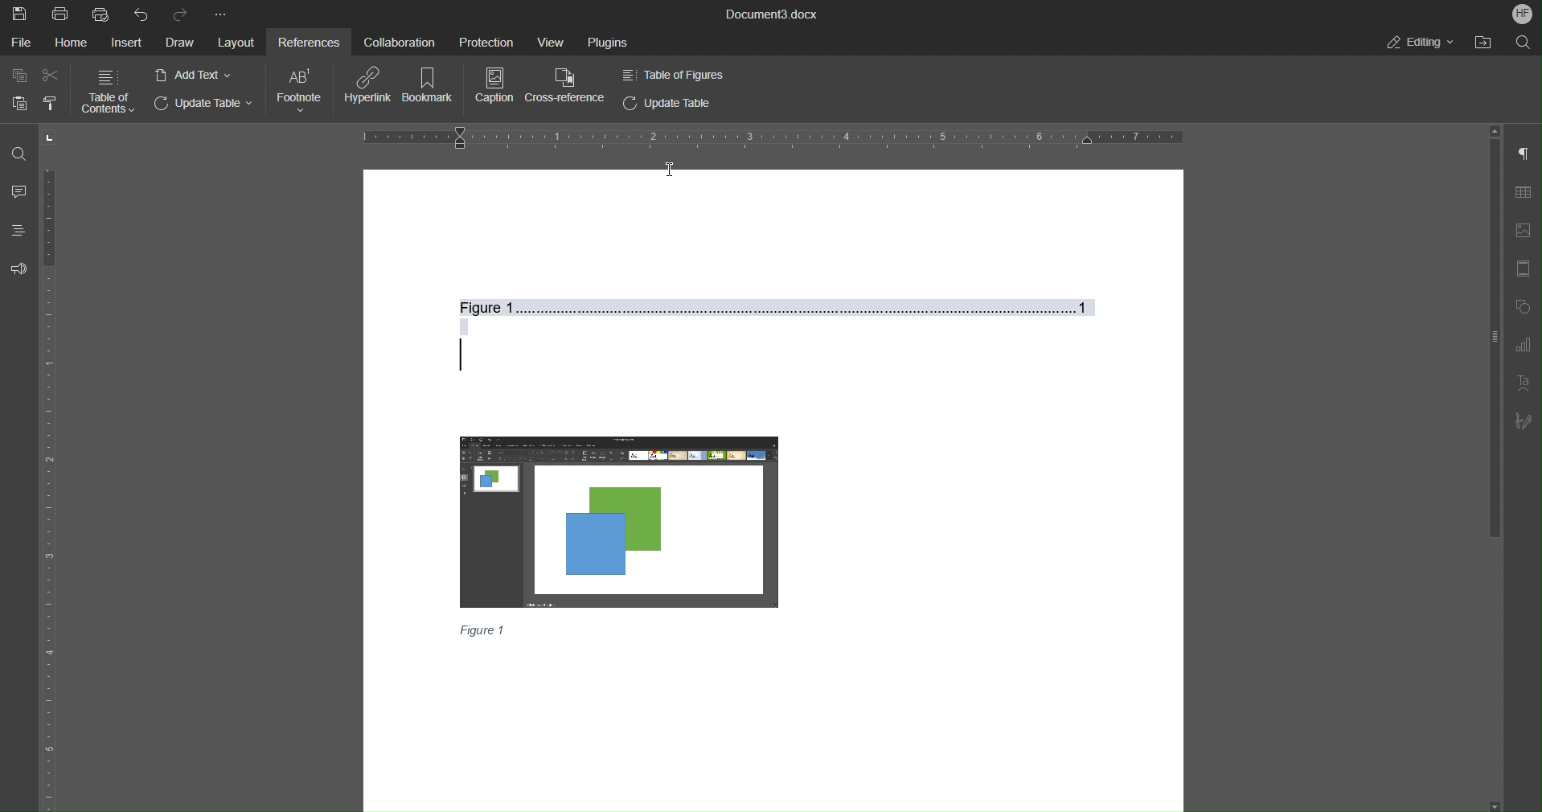 Image resolution: width=1542 pixels, height=812 pixels. What do you see at coordinates (306, 40) in the screenshot?
I see `References` at bounding box center [306, 40].